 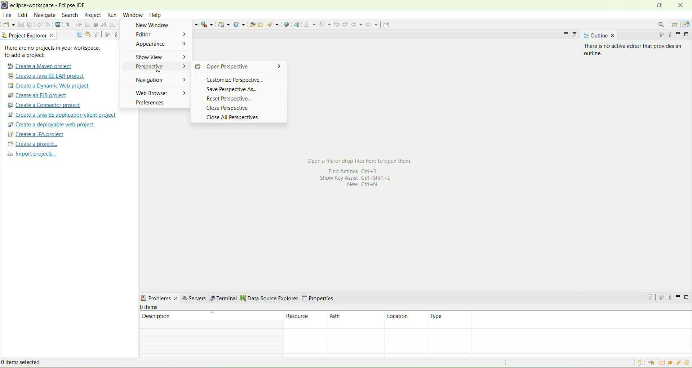 I want to click on create a project, so click(x=32, y=144).